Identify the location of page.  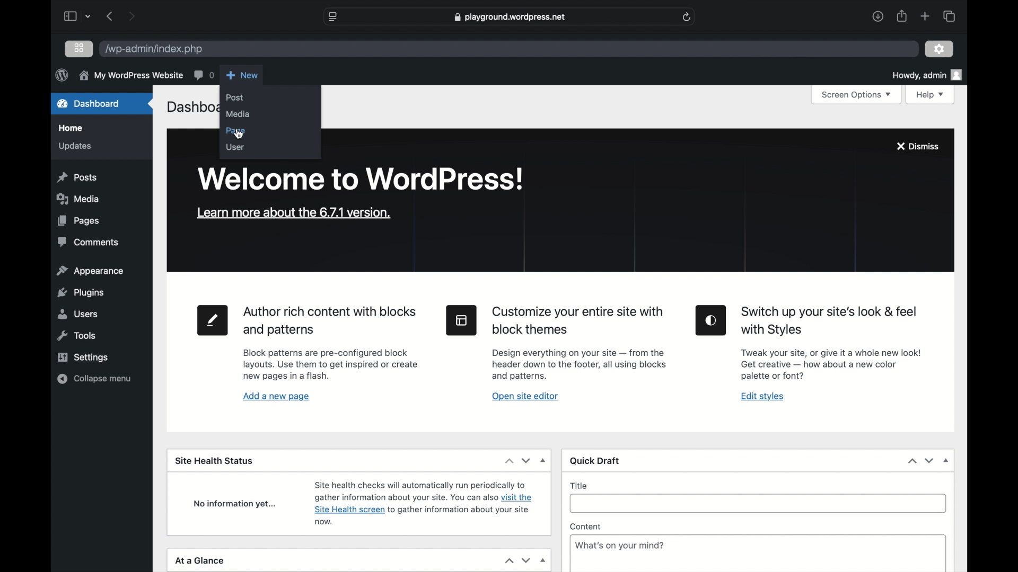
(235, 130).